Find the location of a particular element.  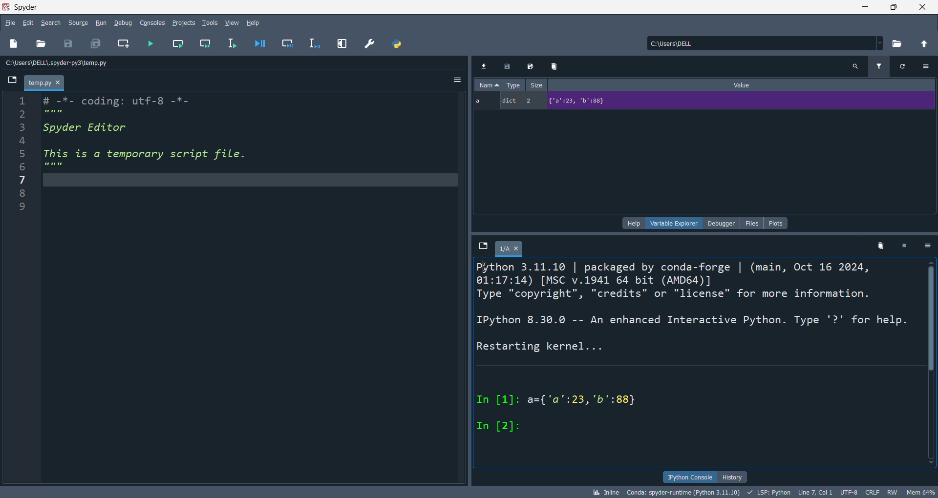

current directory: c:\users\dell is located at coordinates (767, 44).